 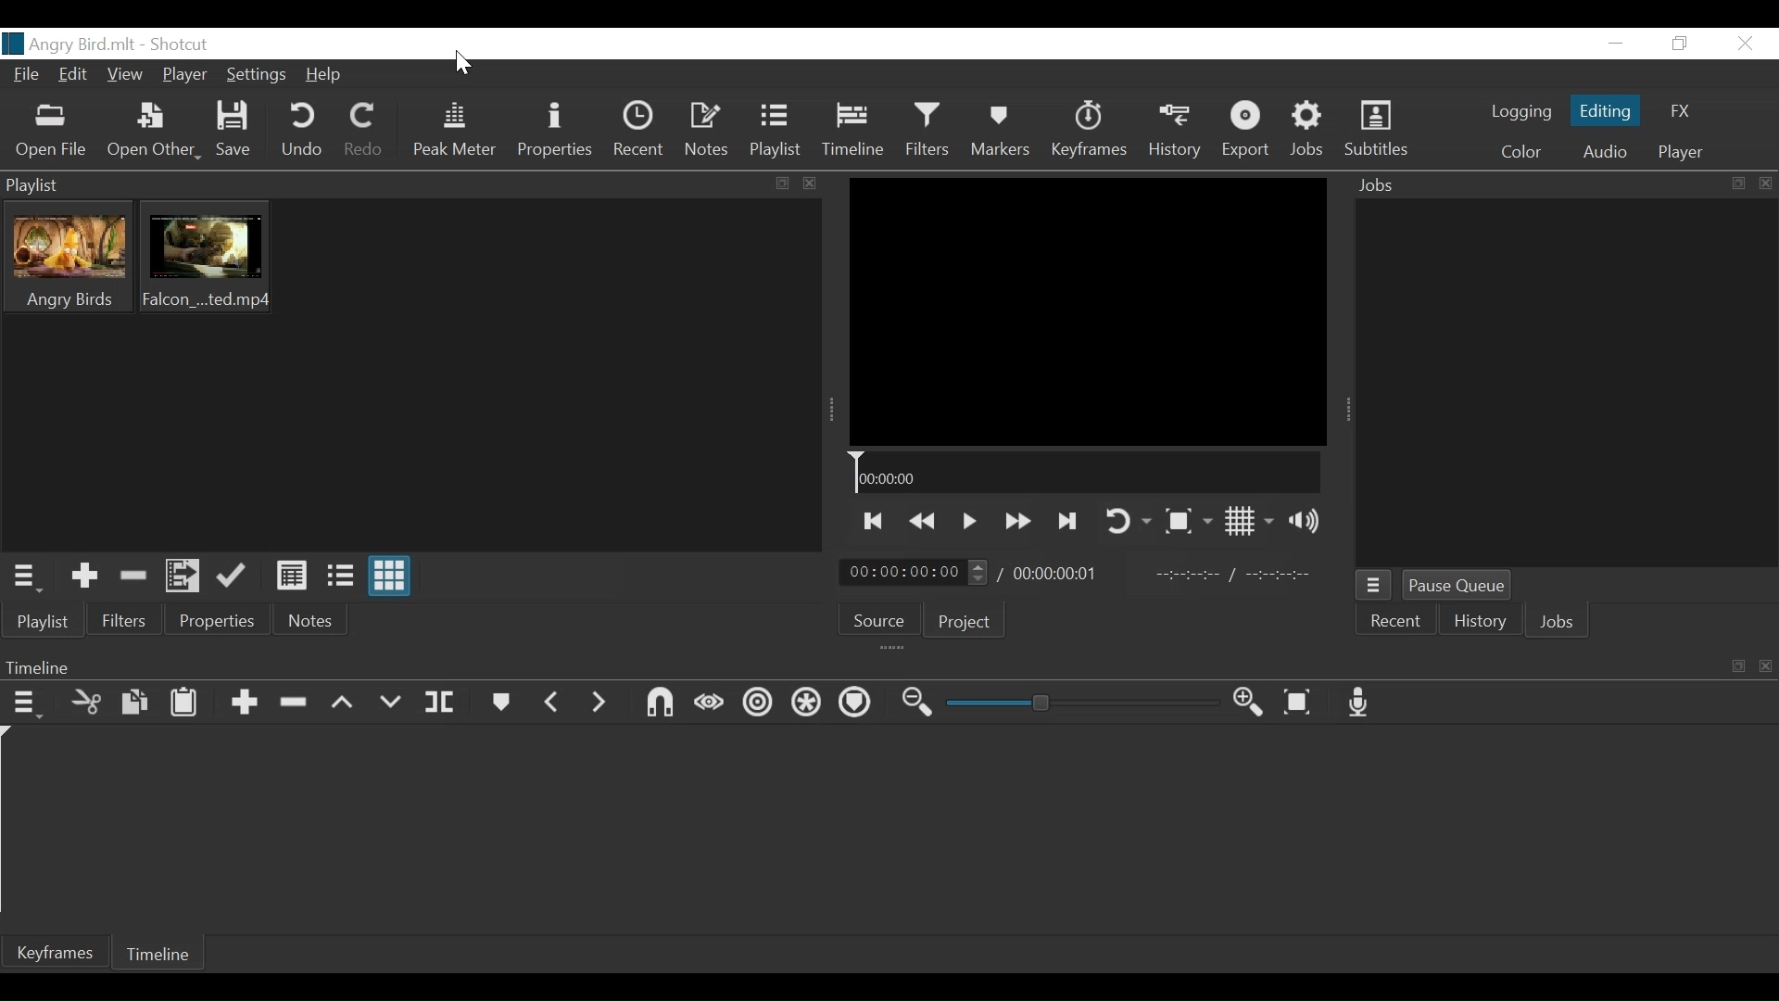 I want to click on Toggle zoom, so click(x=1188, y=520).